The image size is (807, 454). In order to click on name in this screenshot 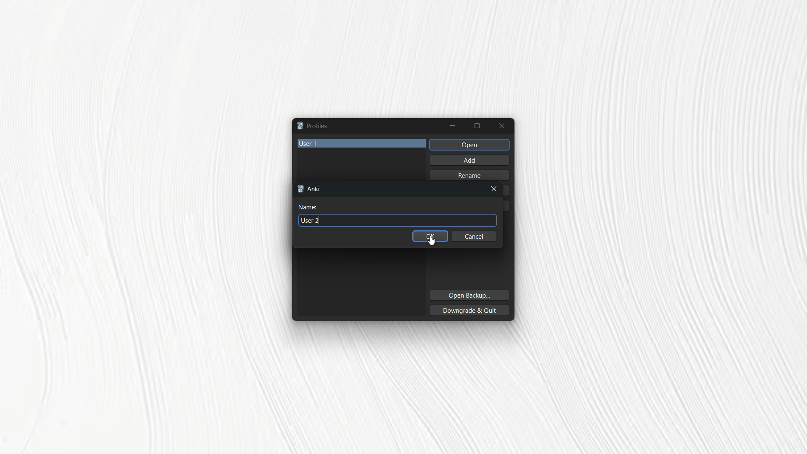, I will do `click(310, 208)`.